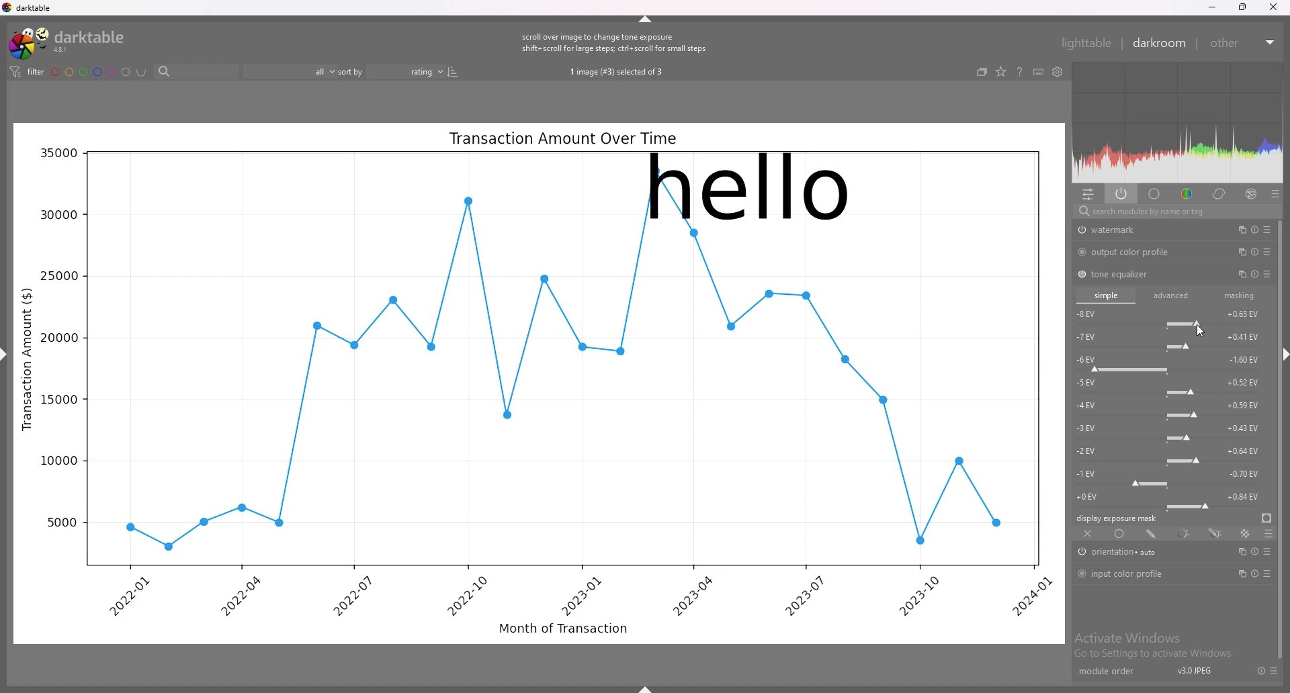  I want to click on -1 EV force, so click(1171, 477).